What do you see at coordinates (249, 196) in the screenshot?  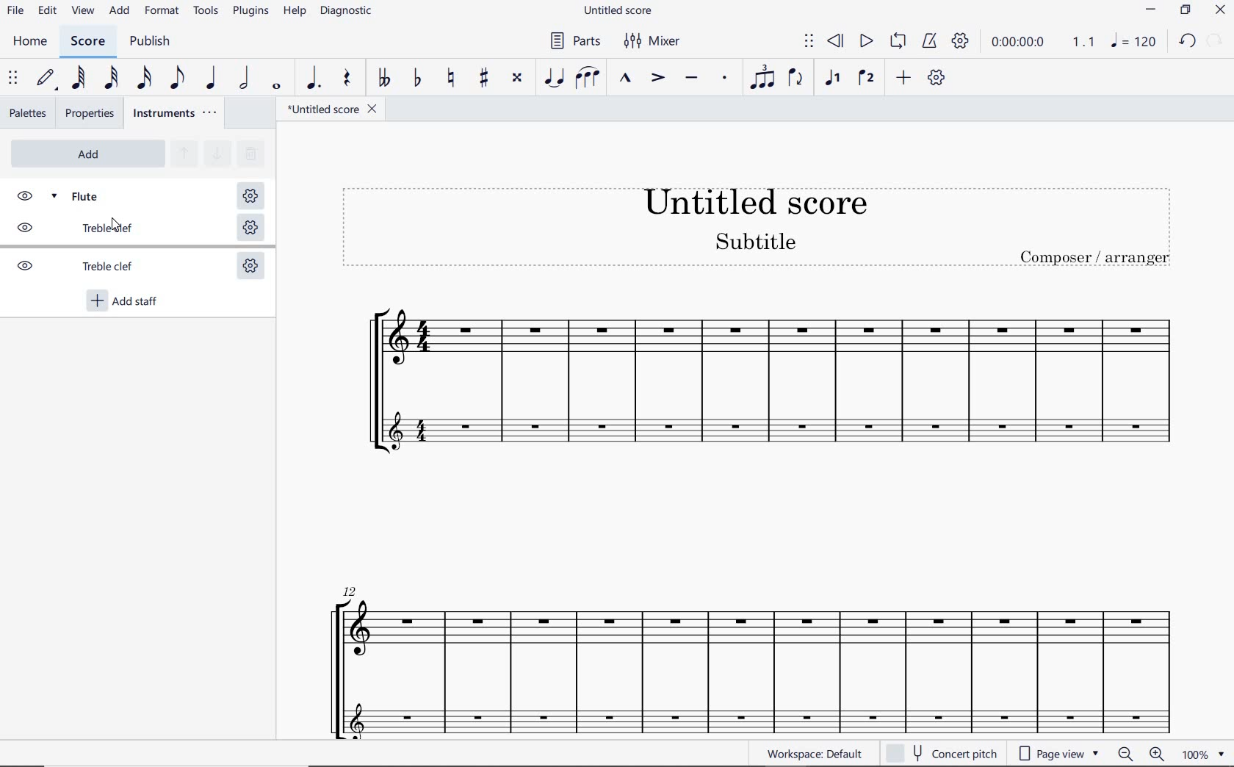 I see `STAFF SETTING` at bounding box center [249, 196].